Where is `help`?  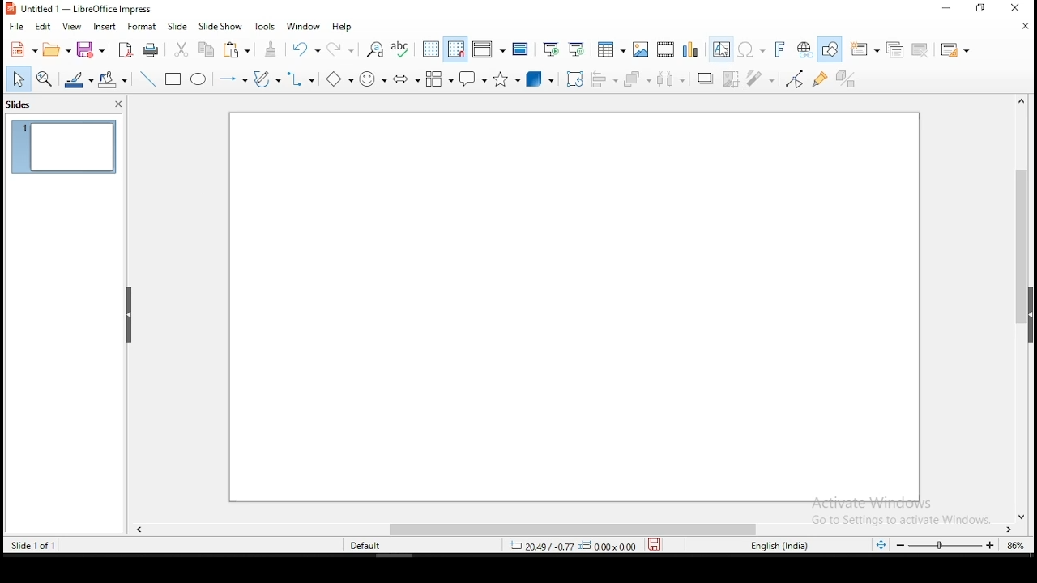
help is located at coordinates (344, 24).